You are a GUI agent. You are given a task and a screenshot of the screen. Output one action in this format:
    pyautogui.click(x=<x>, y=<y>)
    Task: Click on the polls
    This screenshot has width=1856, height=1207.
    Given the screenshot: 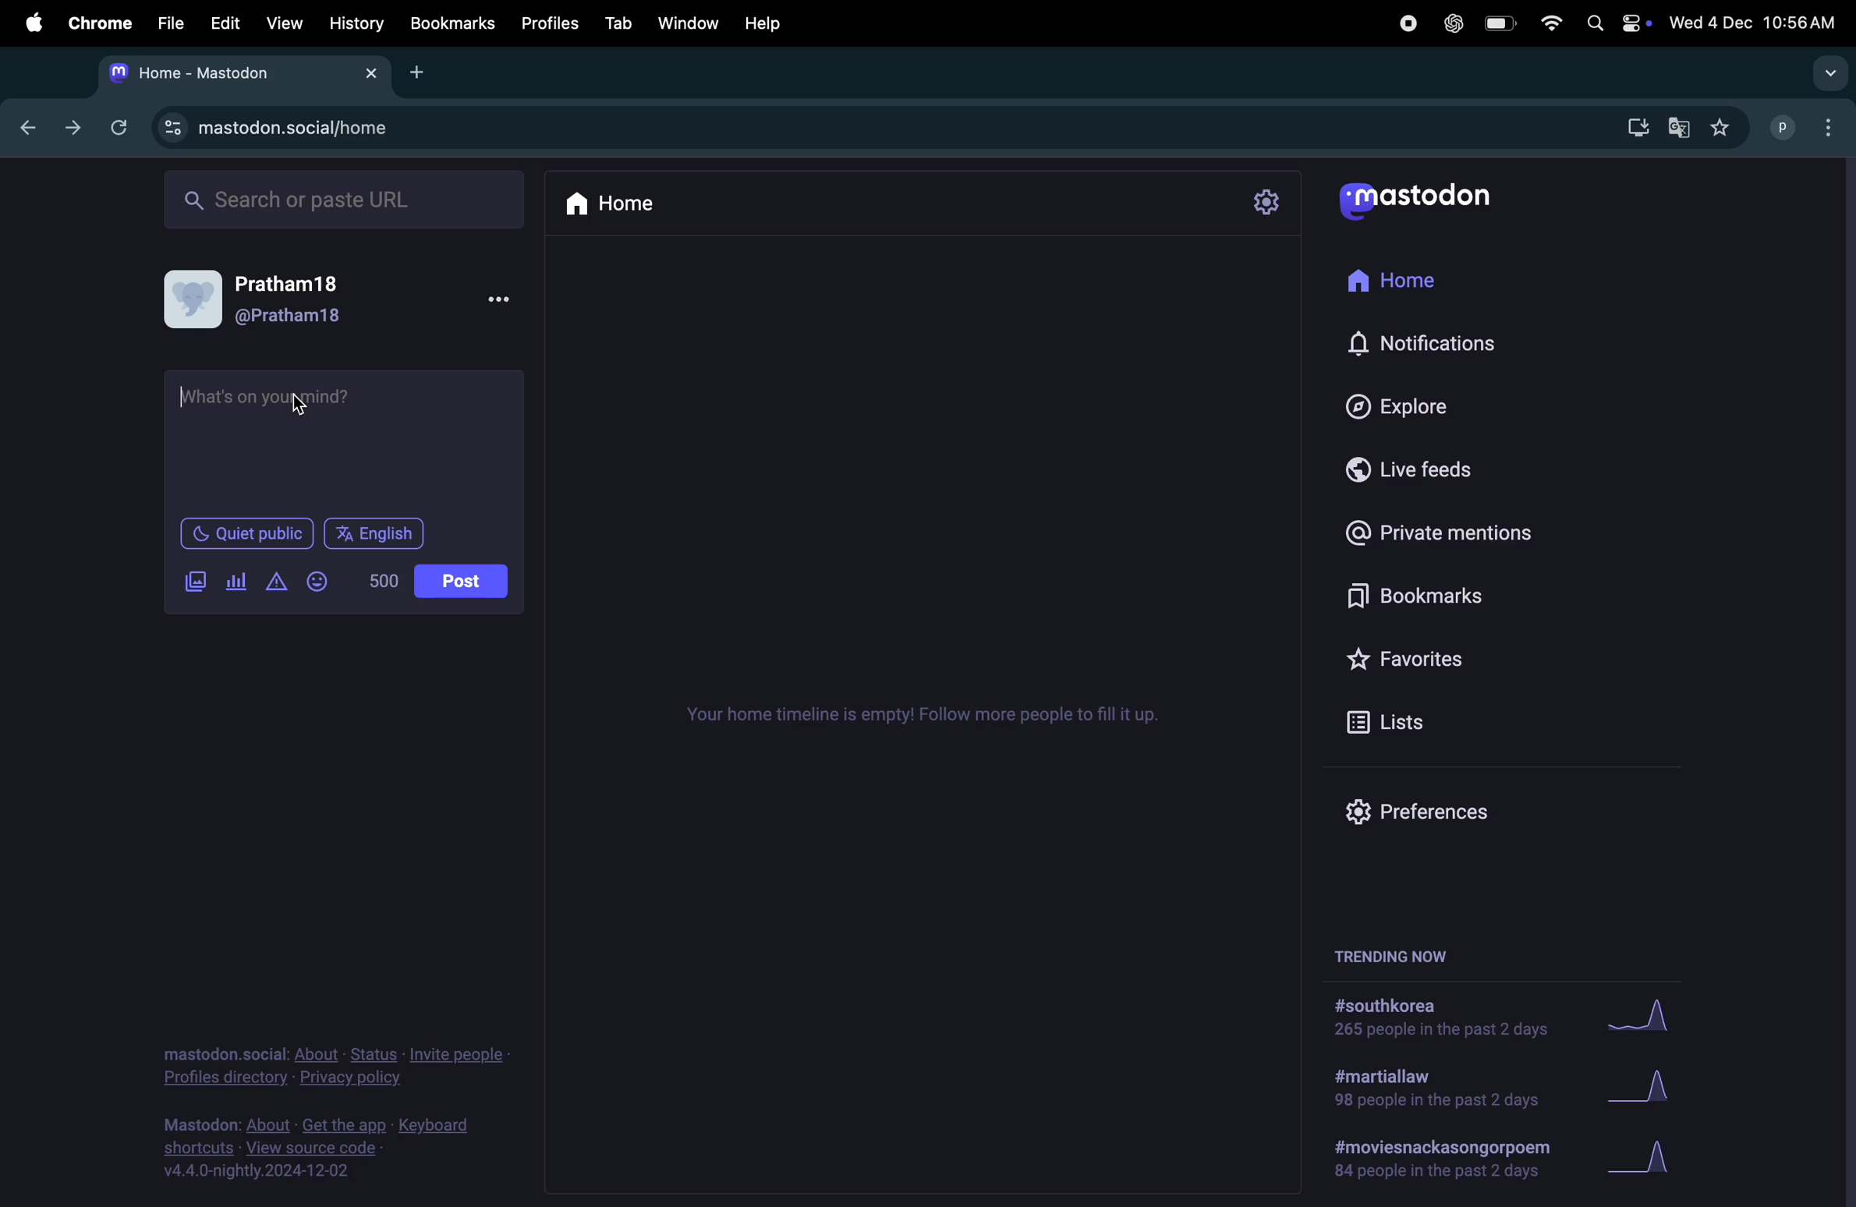 What is the action you would take?
    pyautogui.click(x=235, y=585)
    